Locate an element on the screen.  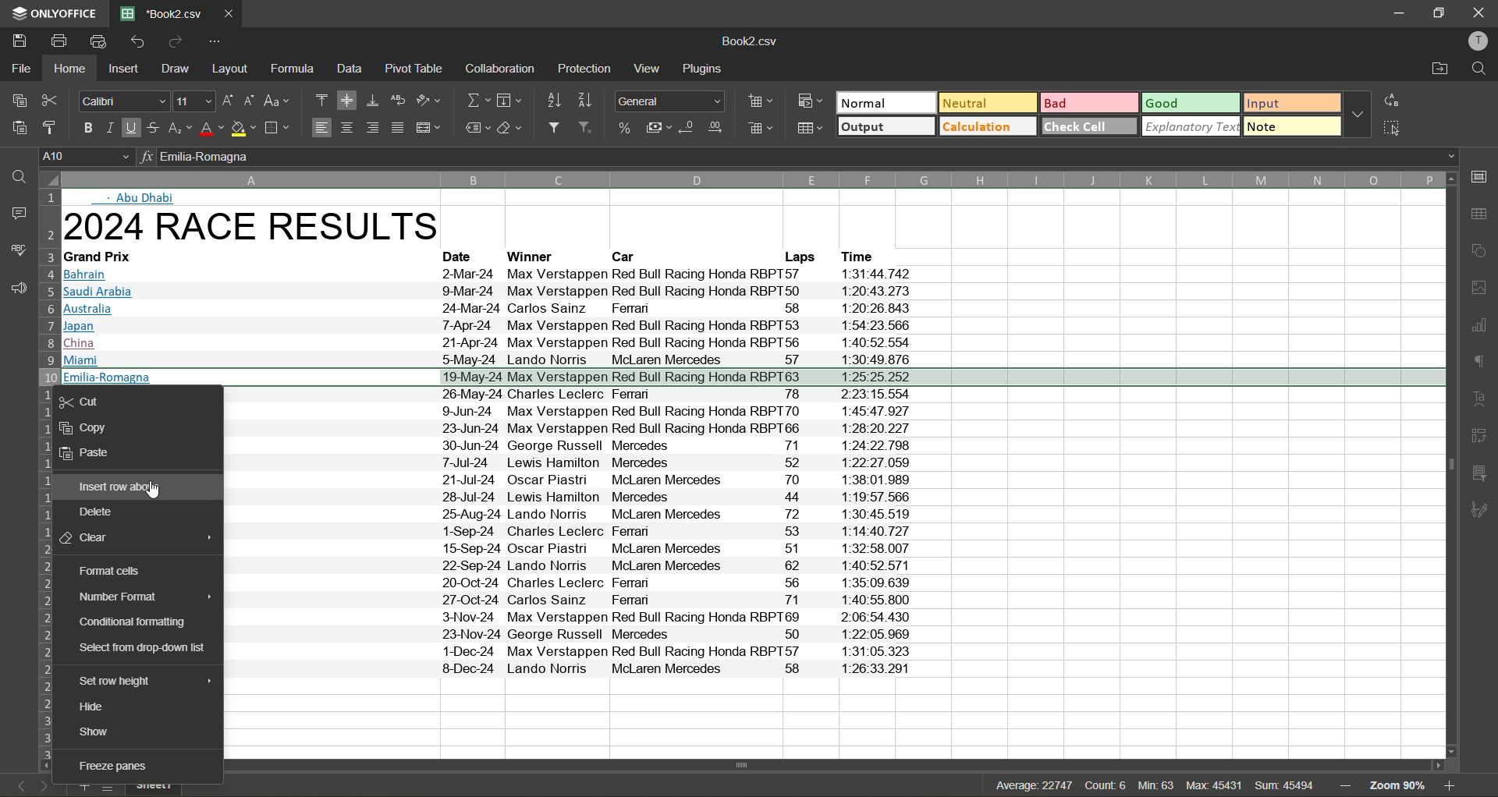
align left is located at coordinates (321, 128).